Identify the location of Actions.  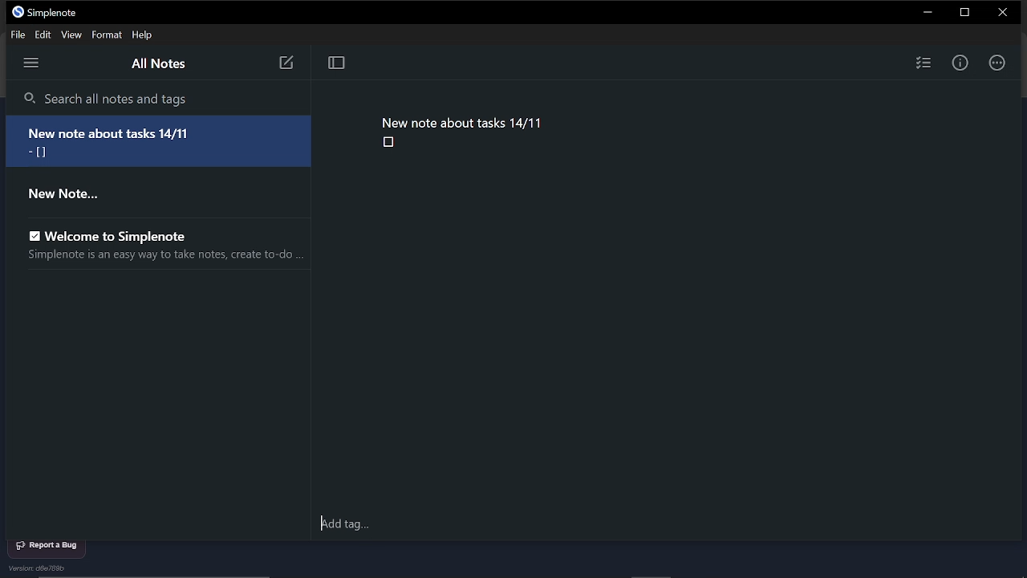
(998, 61).